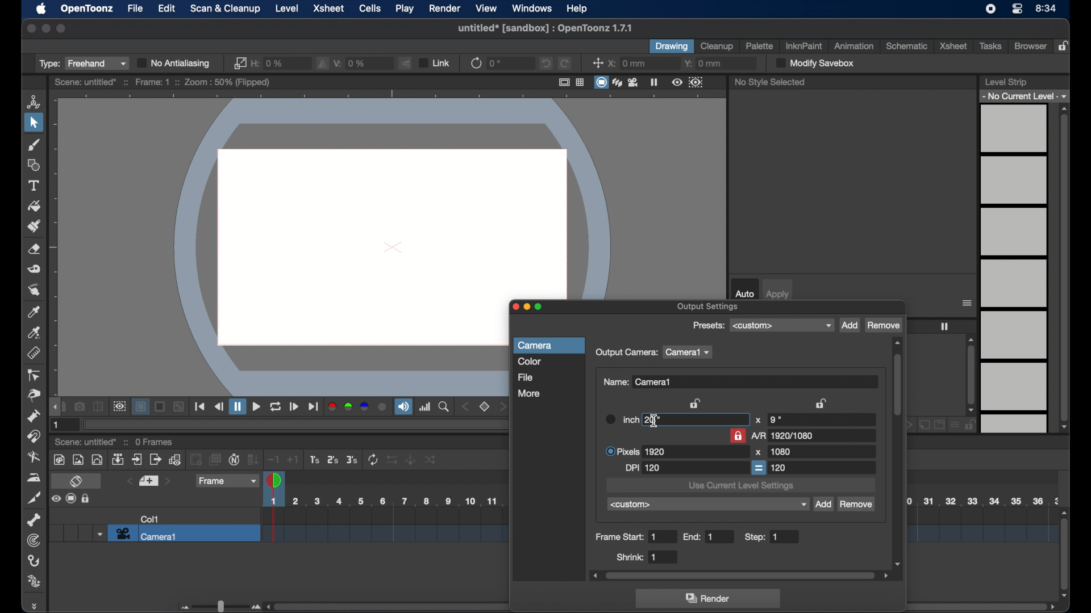 The height and width of the screenshot is (613, 1091). I want to click on preview, so click(688, 82).